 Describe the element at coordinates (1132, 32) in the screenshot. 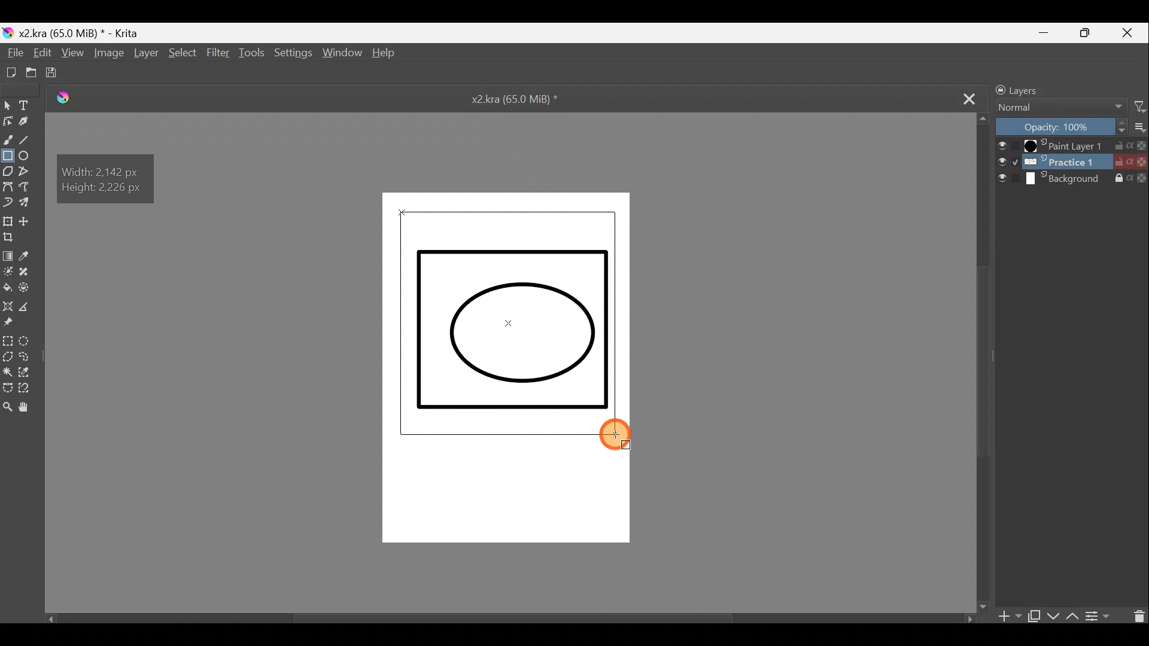

I see `Close` at that location.